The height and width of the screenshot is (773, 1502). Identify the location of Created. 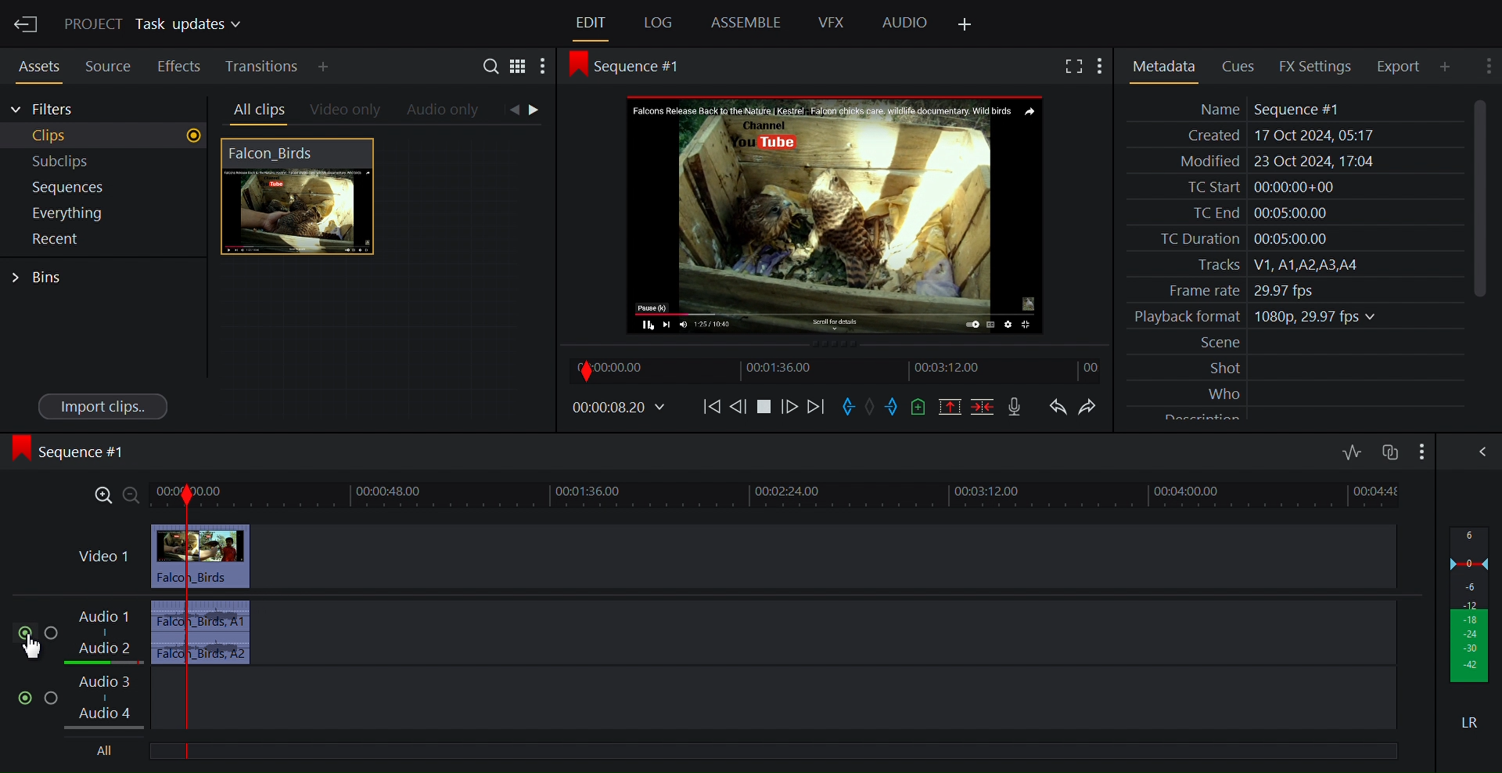
(1292, 136).